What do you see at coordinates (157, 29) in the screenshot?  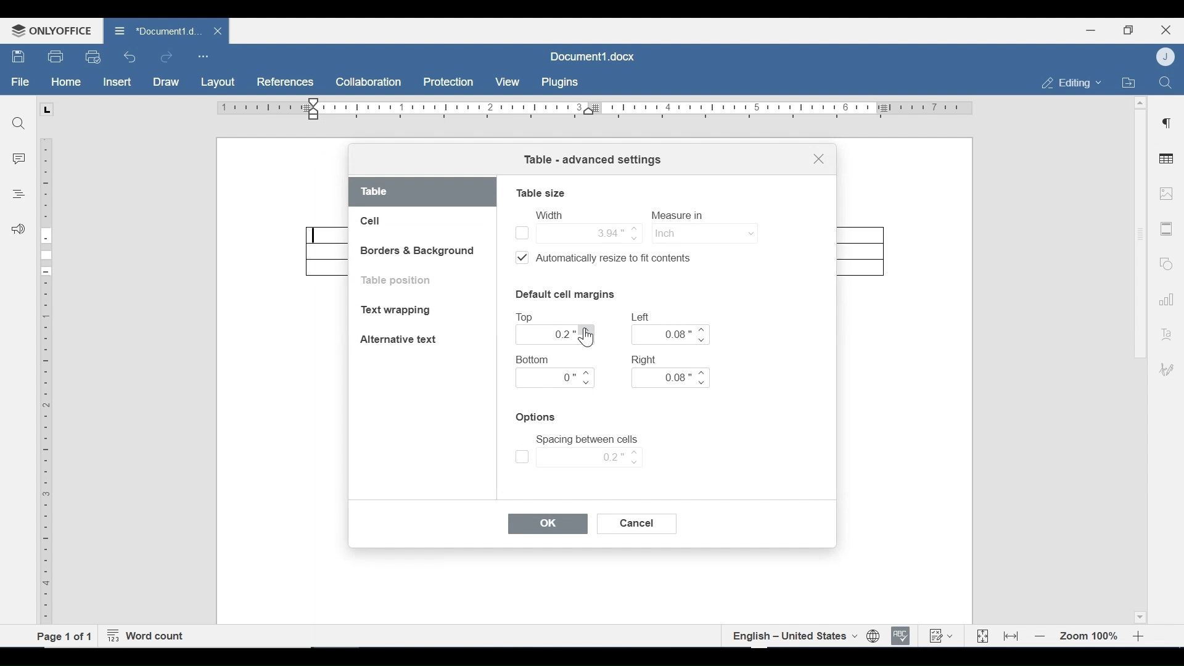 I see `*Document1.docx` at bounding box center [157, 29].